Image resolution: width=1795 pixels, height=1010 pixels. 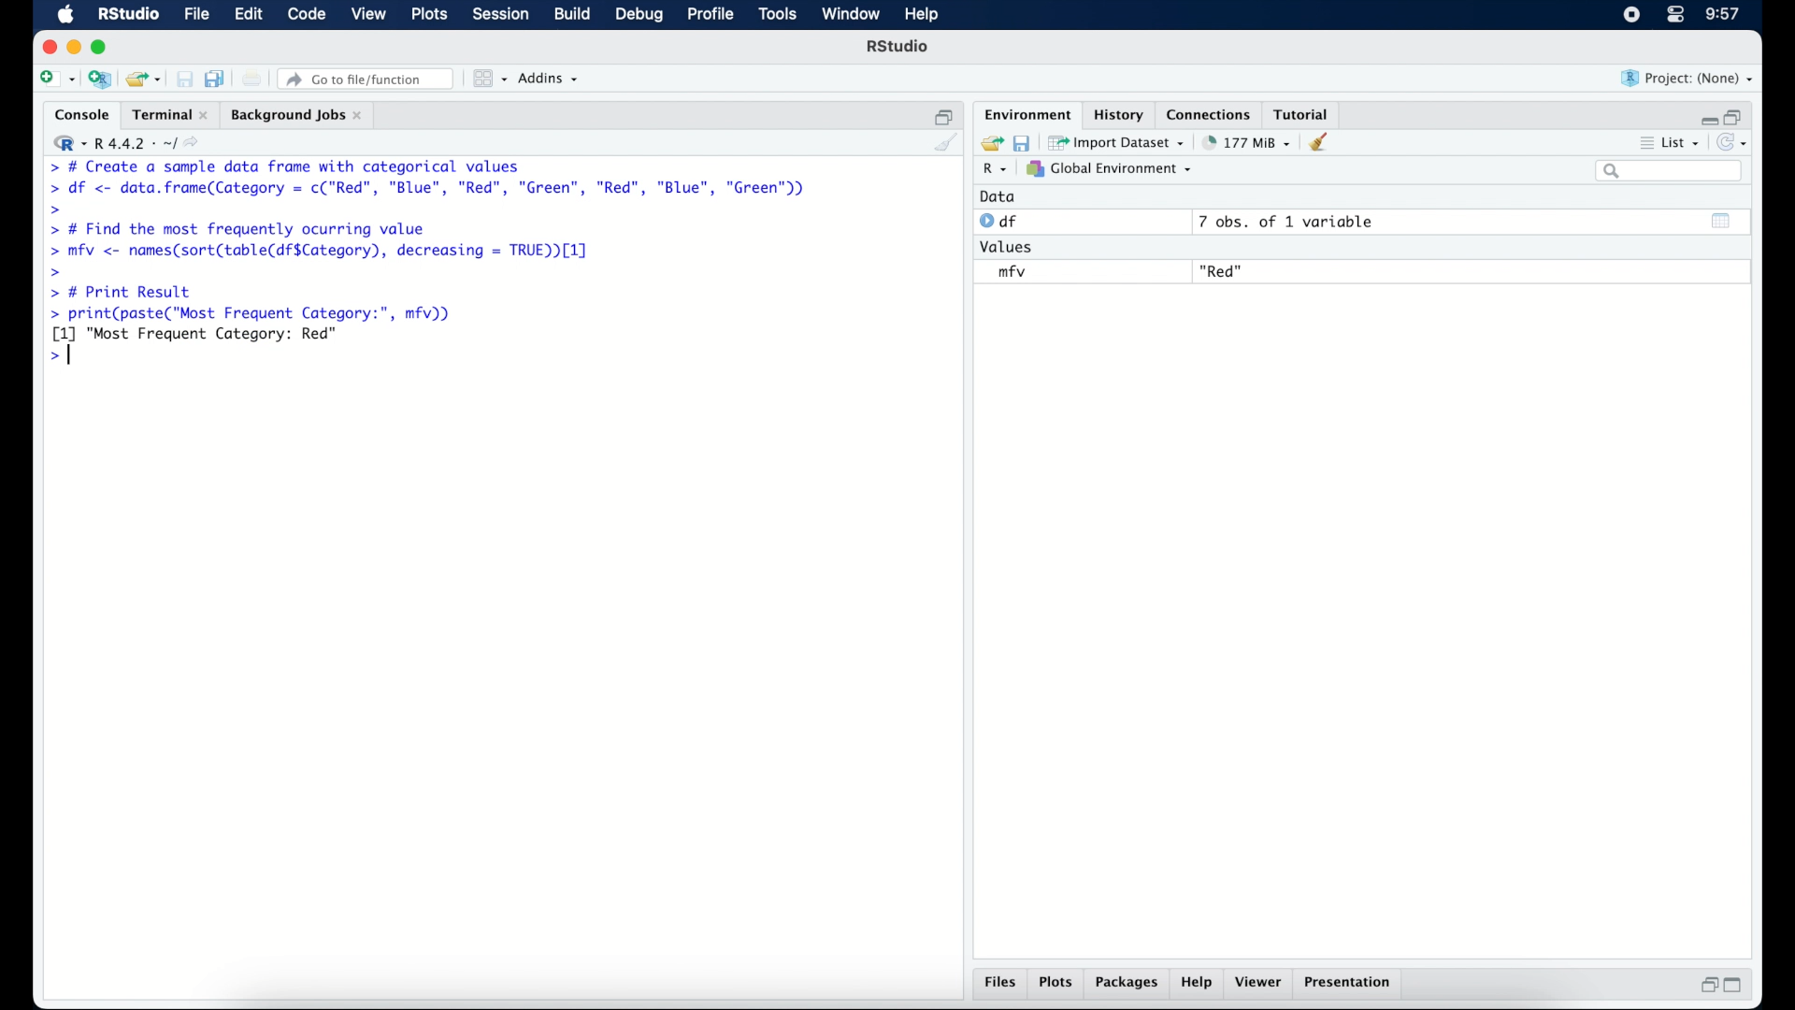 What do you see at coordinates (1325, 143) in the screenshot?
I see `clear` at bounding box center [1325, 143].